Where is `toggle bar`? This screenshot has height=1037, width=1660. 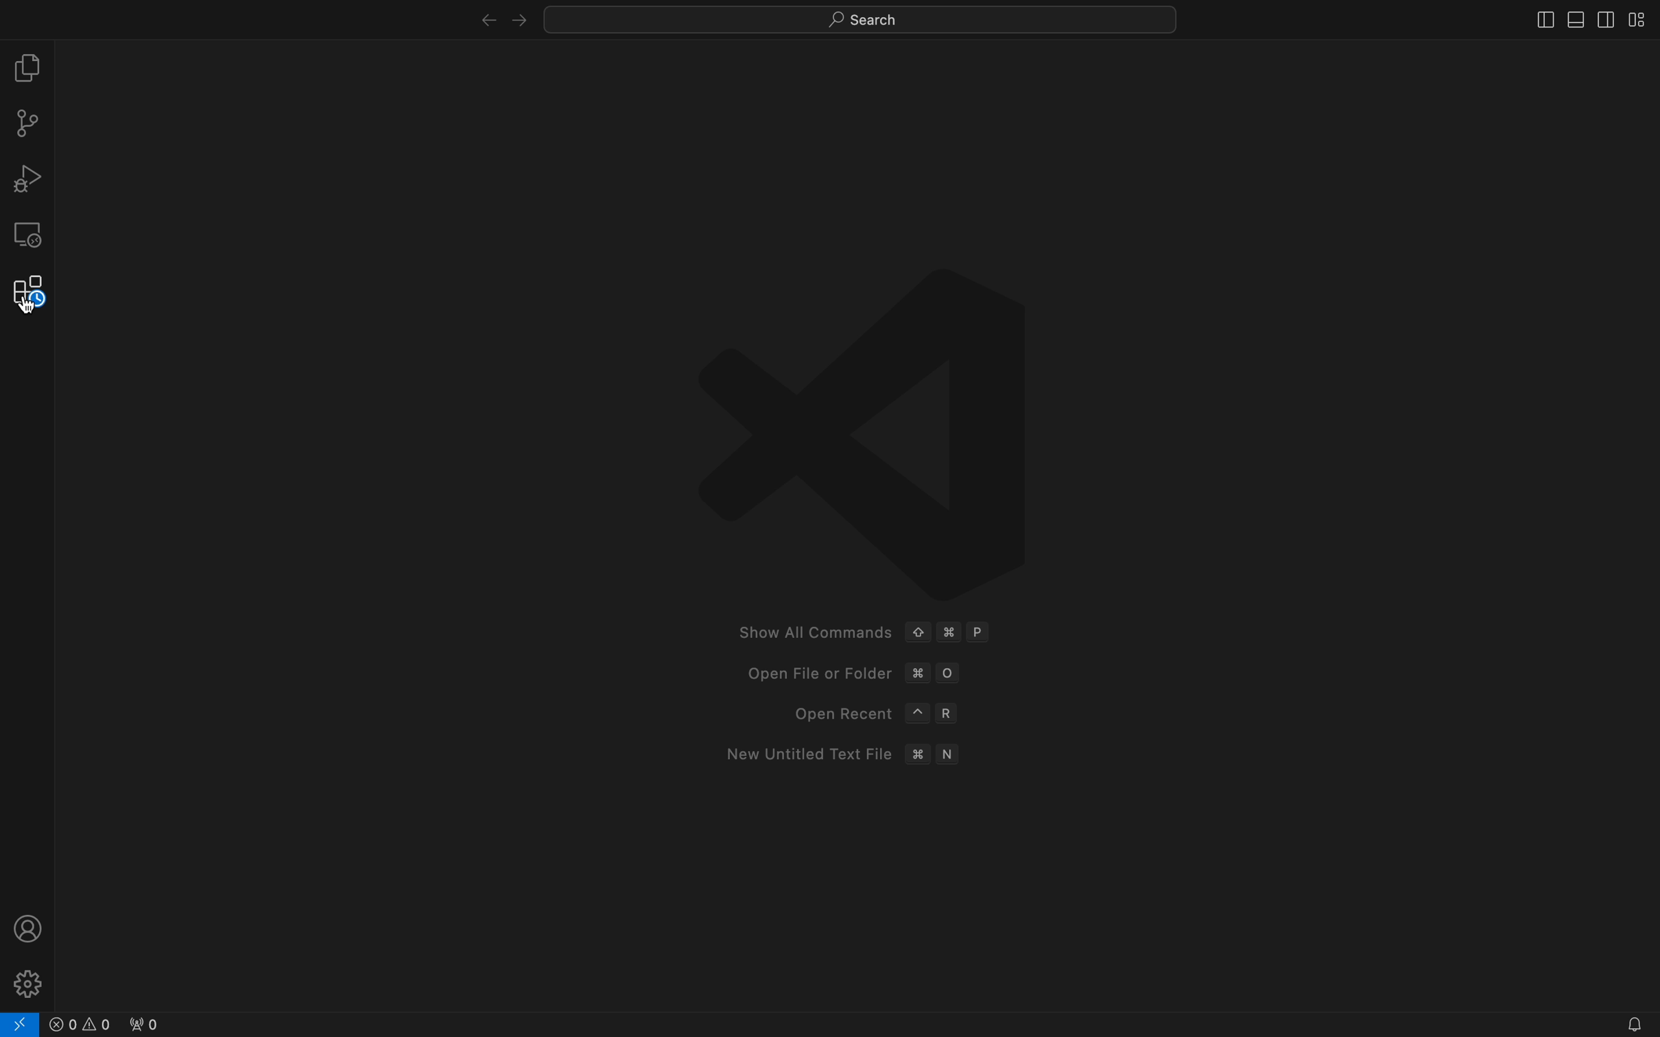 toggle bar is located at coordinates (1535, 19).